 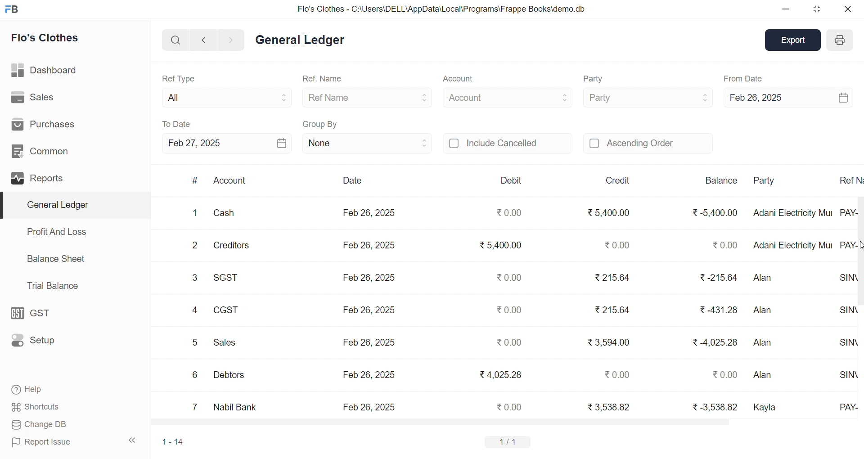 I want to click on ₹ 3,594.00, so click(x=609, y=341).